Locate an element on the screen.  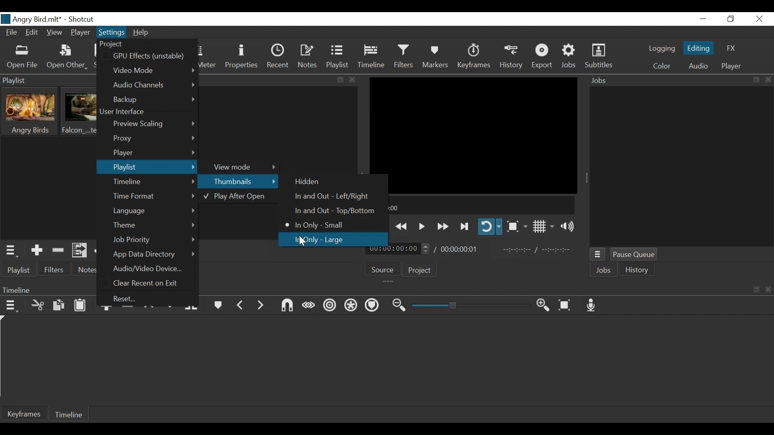
Color is located at coordinates (662, 66).